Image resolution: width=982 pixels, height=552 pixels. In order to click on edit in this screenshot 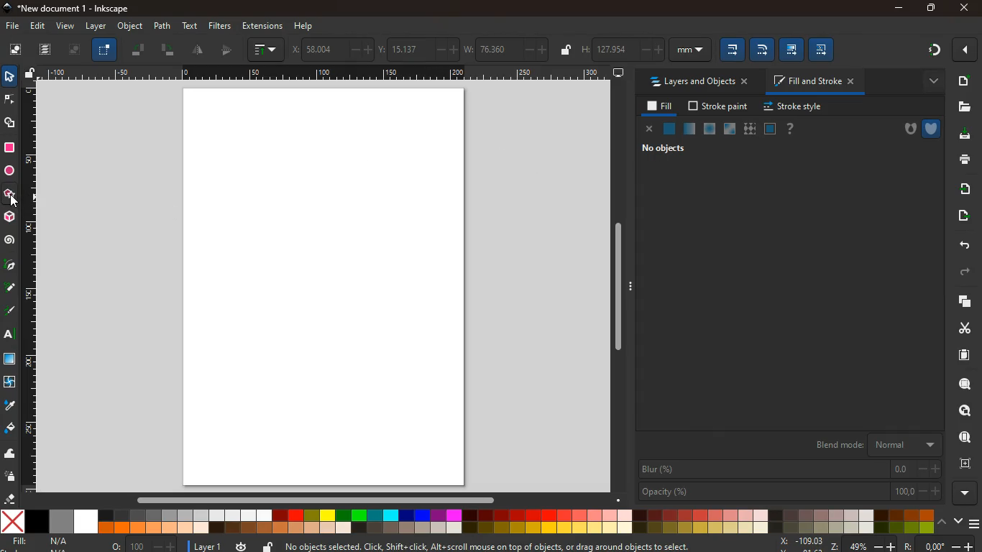, I will do `click(733, 50)`.